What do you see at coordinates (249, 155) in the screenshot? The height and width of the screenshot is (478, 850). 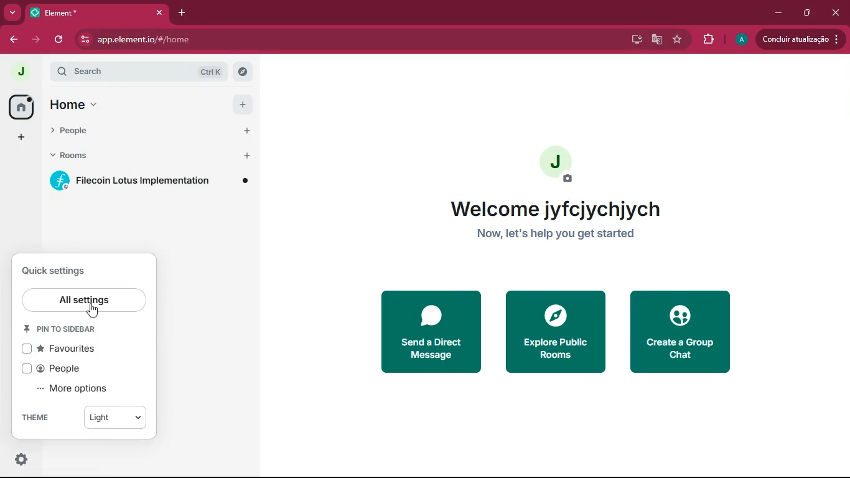 I see `add` at bounding box center [249, 155].